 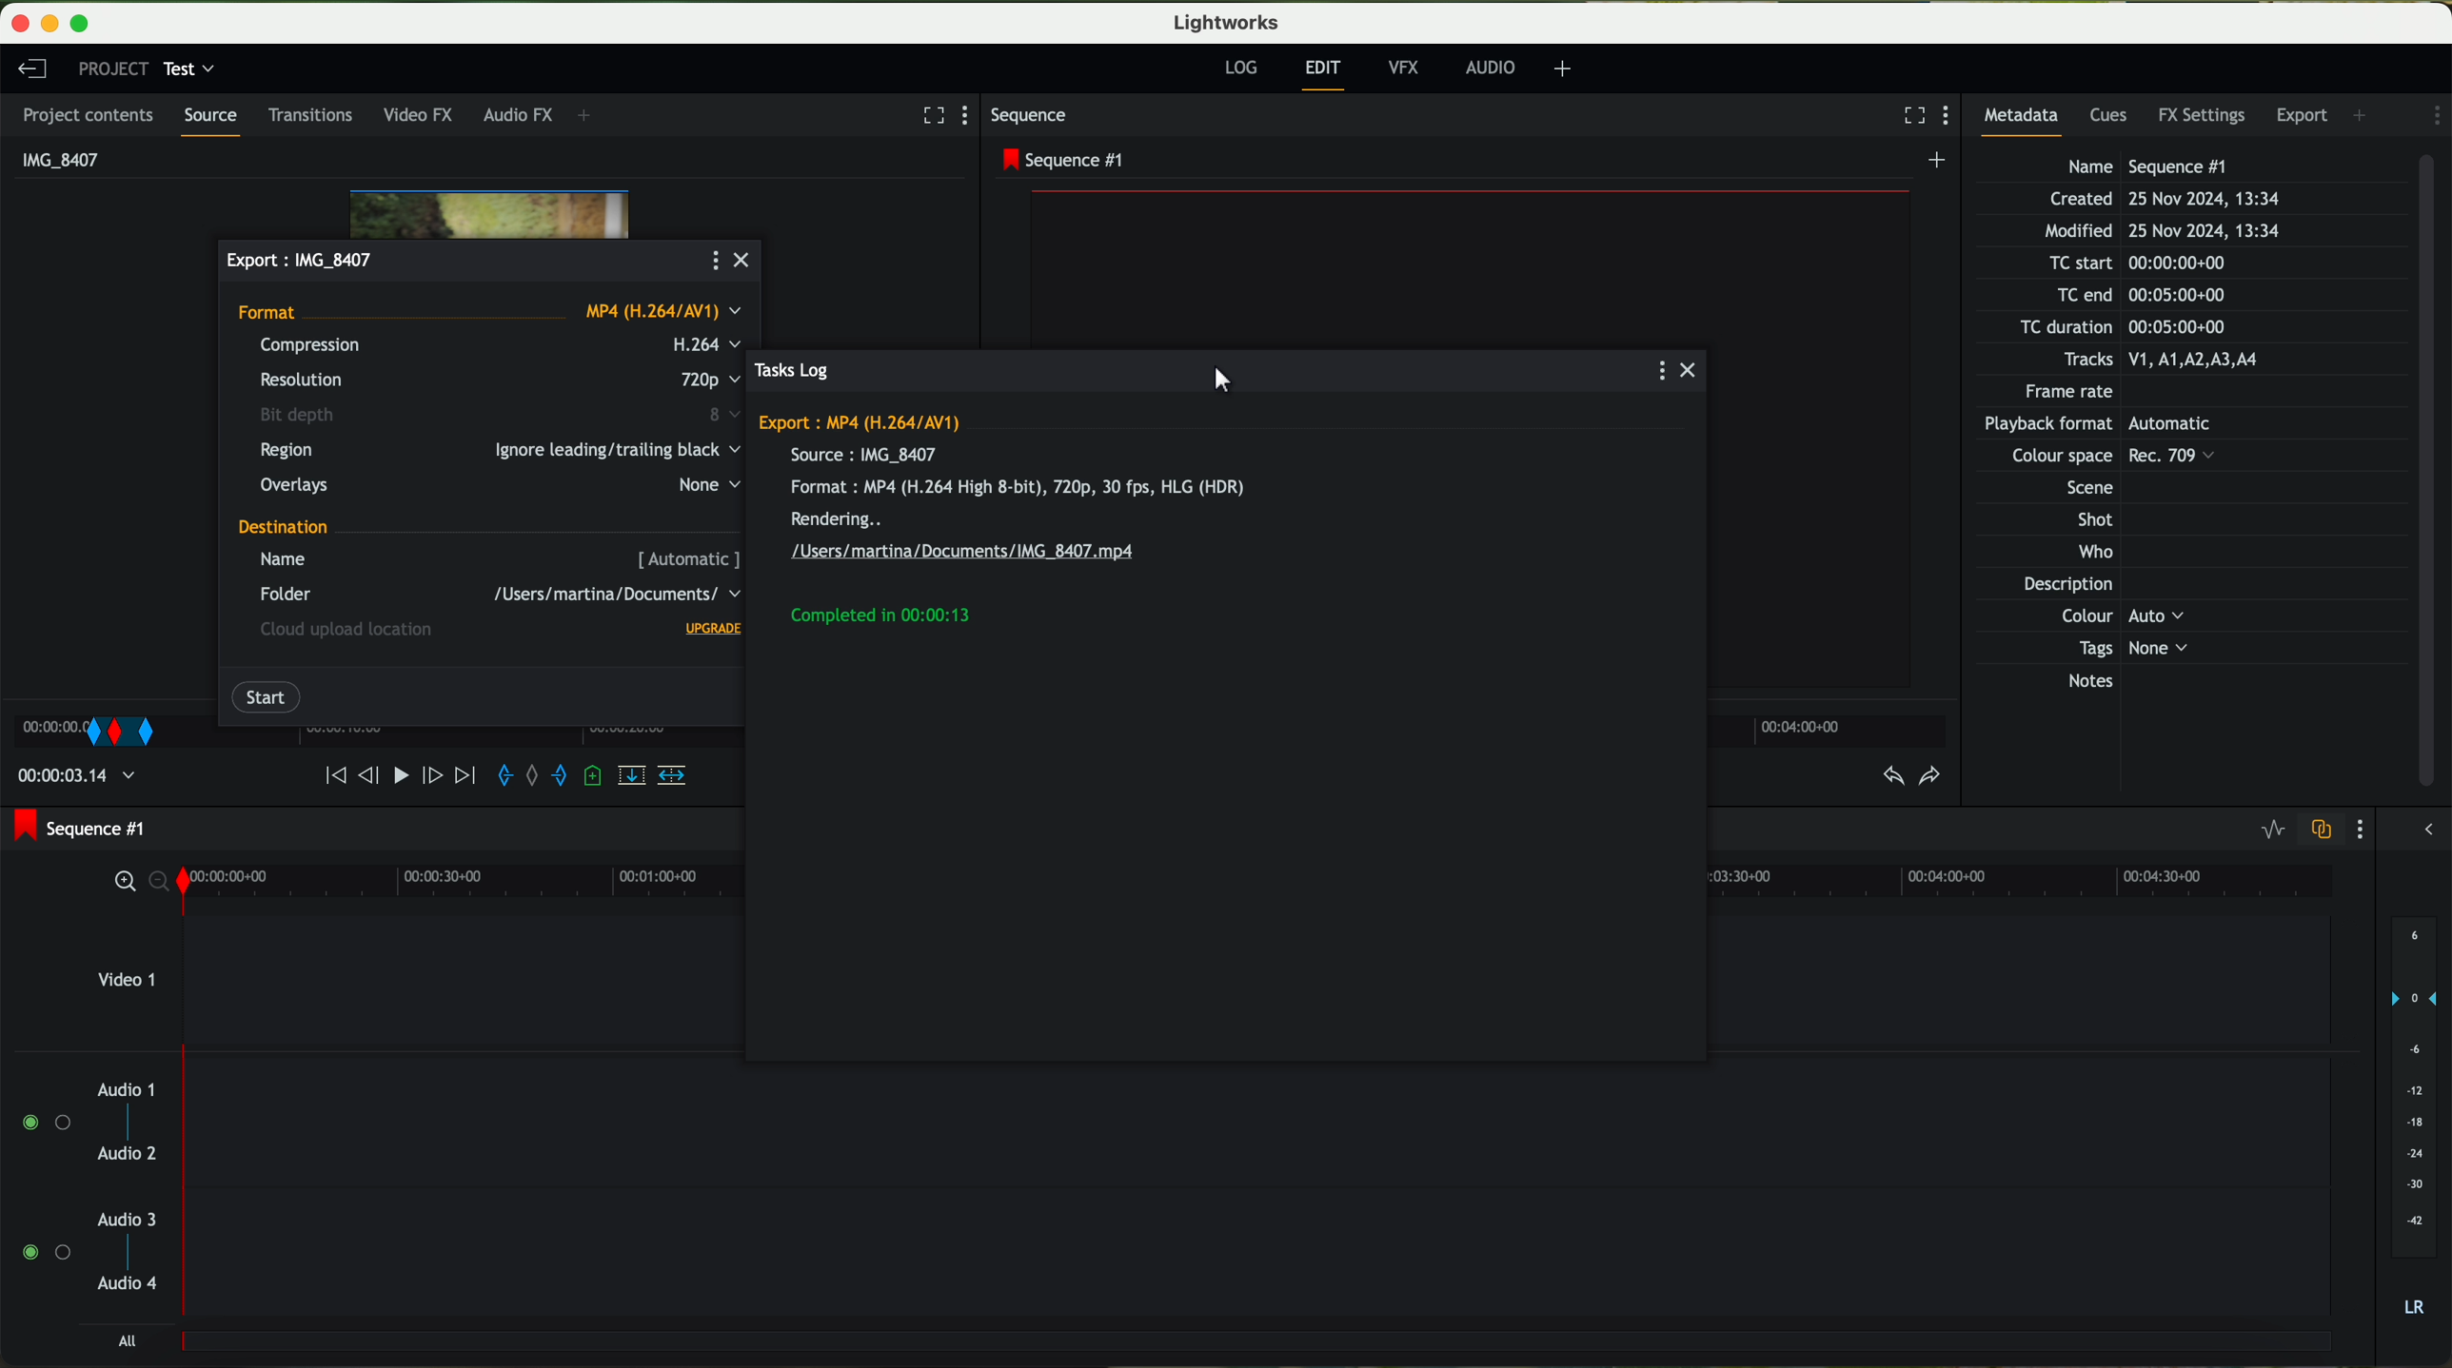 I want to click on fullscreen, so click(x=1907, y=115).